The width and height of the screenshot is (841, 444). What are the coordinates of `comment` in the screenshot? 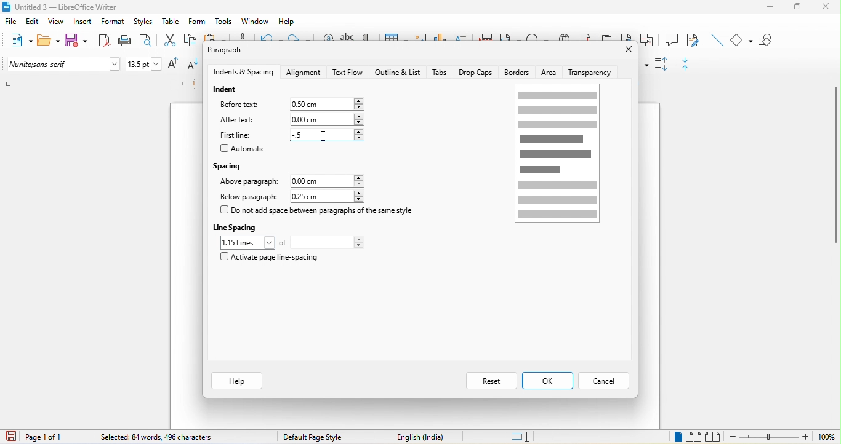 It's located at (672, 39).